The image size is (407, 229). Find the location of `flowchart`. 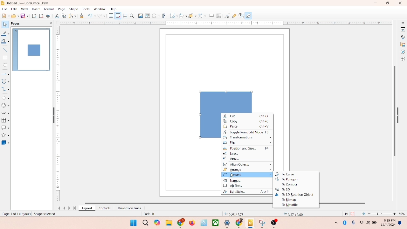

flowchart is located at coordinates (5, 120).